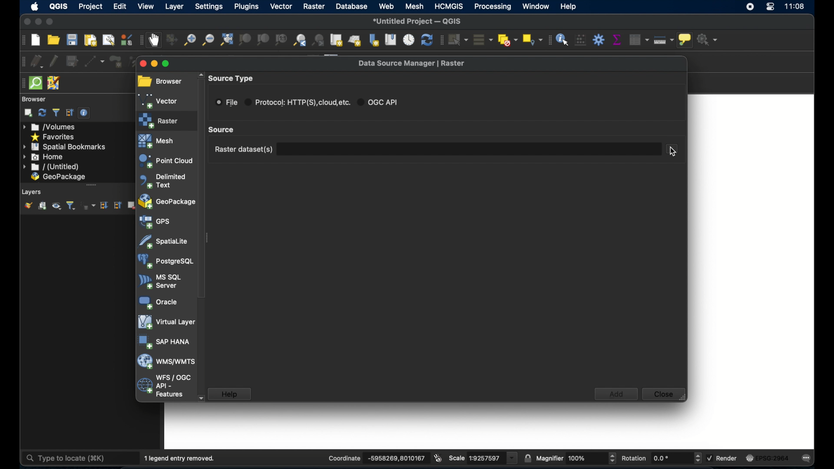 This screenshot has width=834, height=469. Describe the element at coordinates (65, 147) in the screenshot. I see `spatial bookmarks` at that location.